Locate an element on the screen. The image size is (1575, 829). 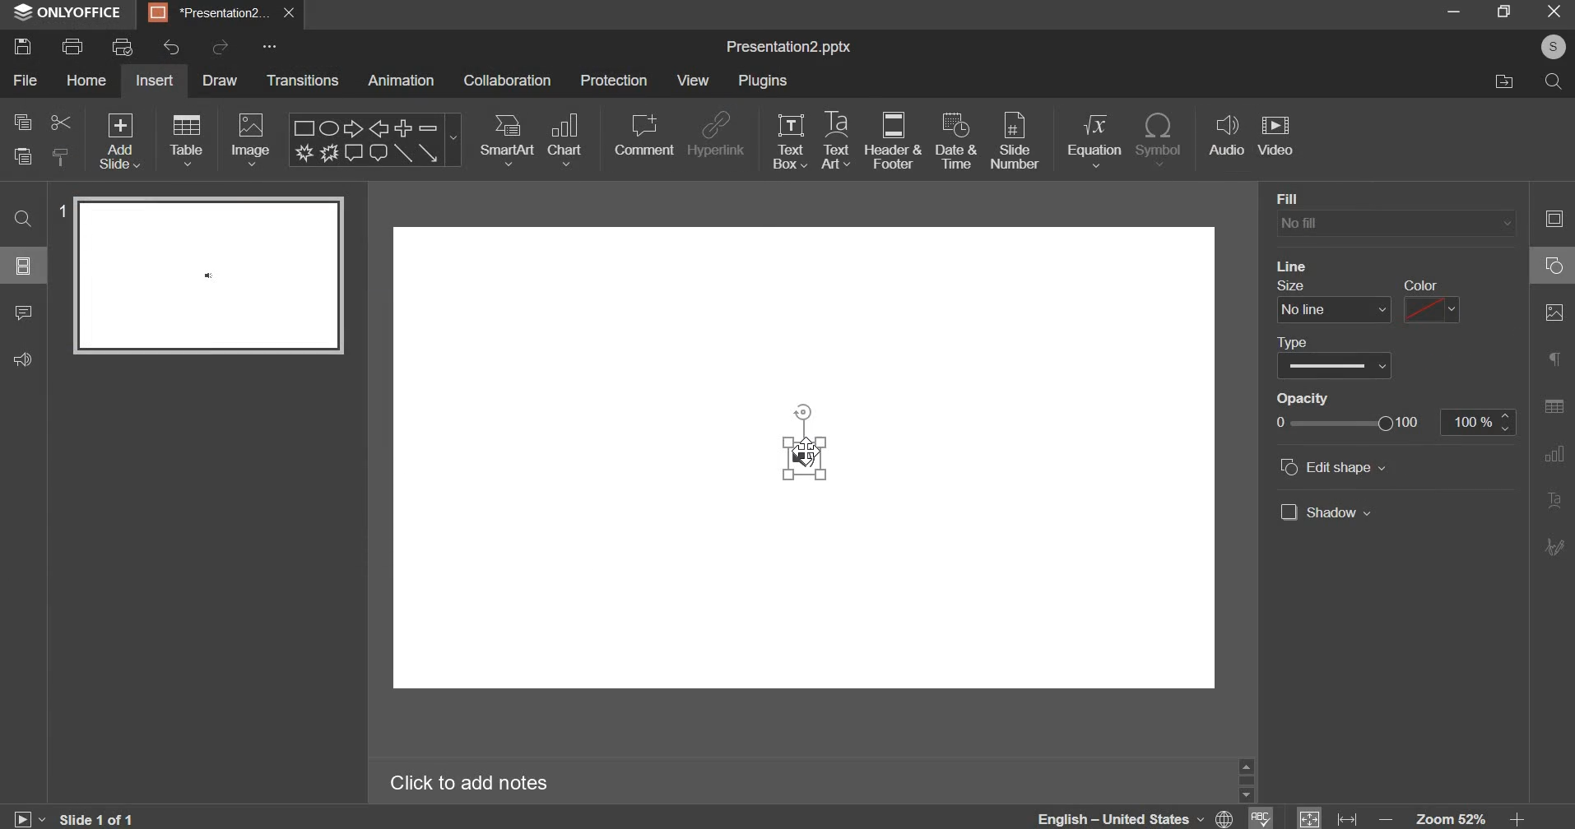
presentation2.pptx is located at coordinates (795, 48).